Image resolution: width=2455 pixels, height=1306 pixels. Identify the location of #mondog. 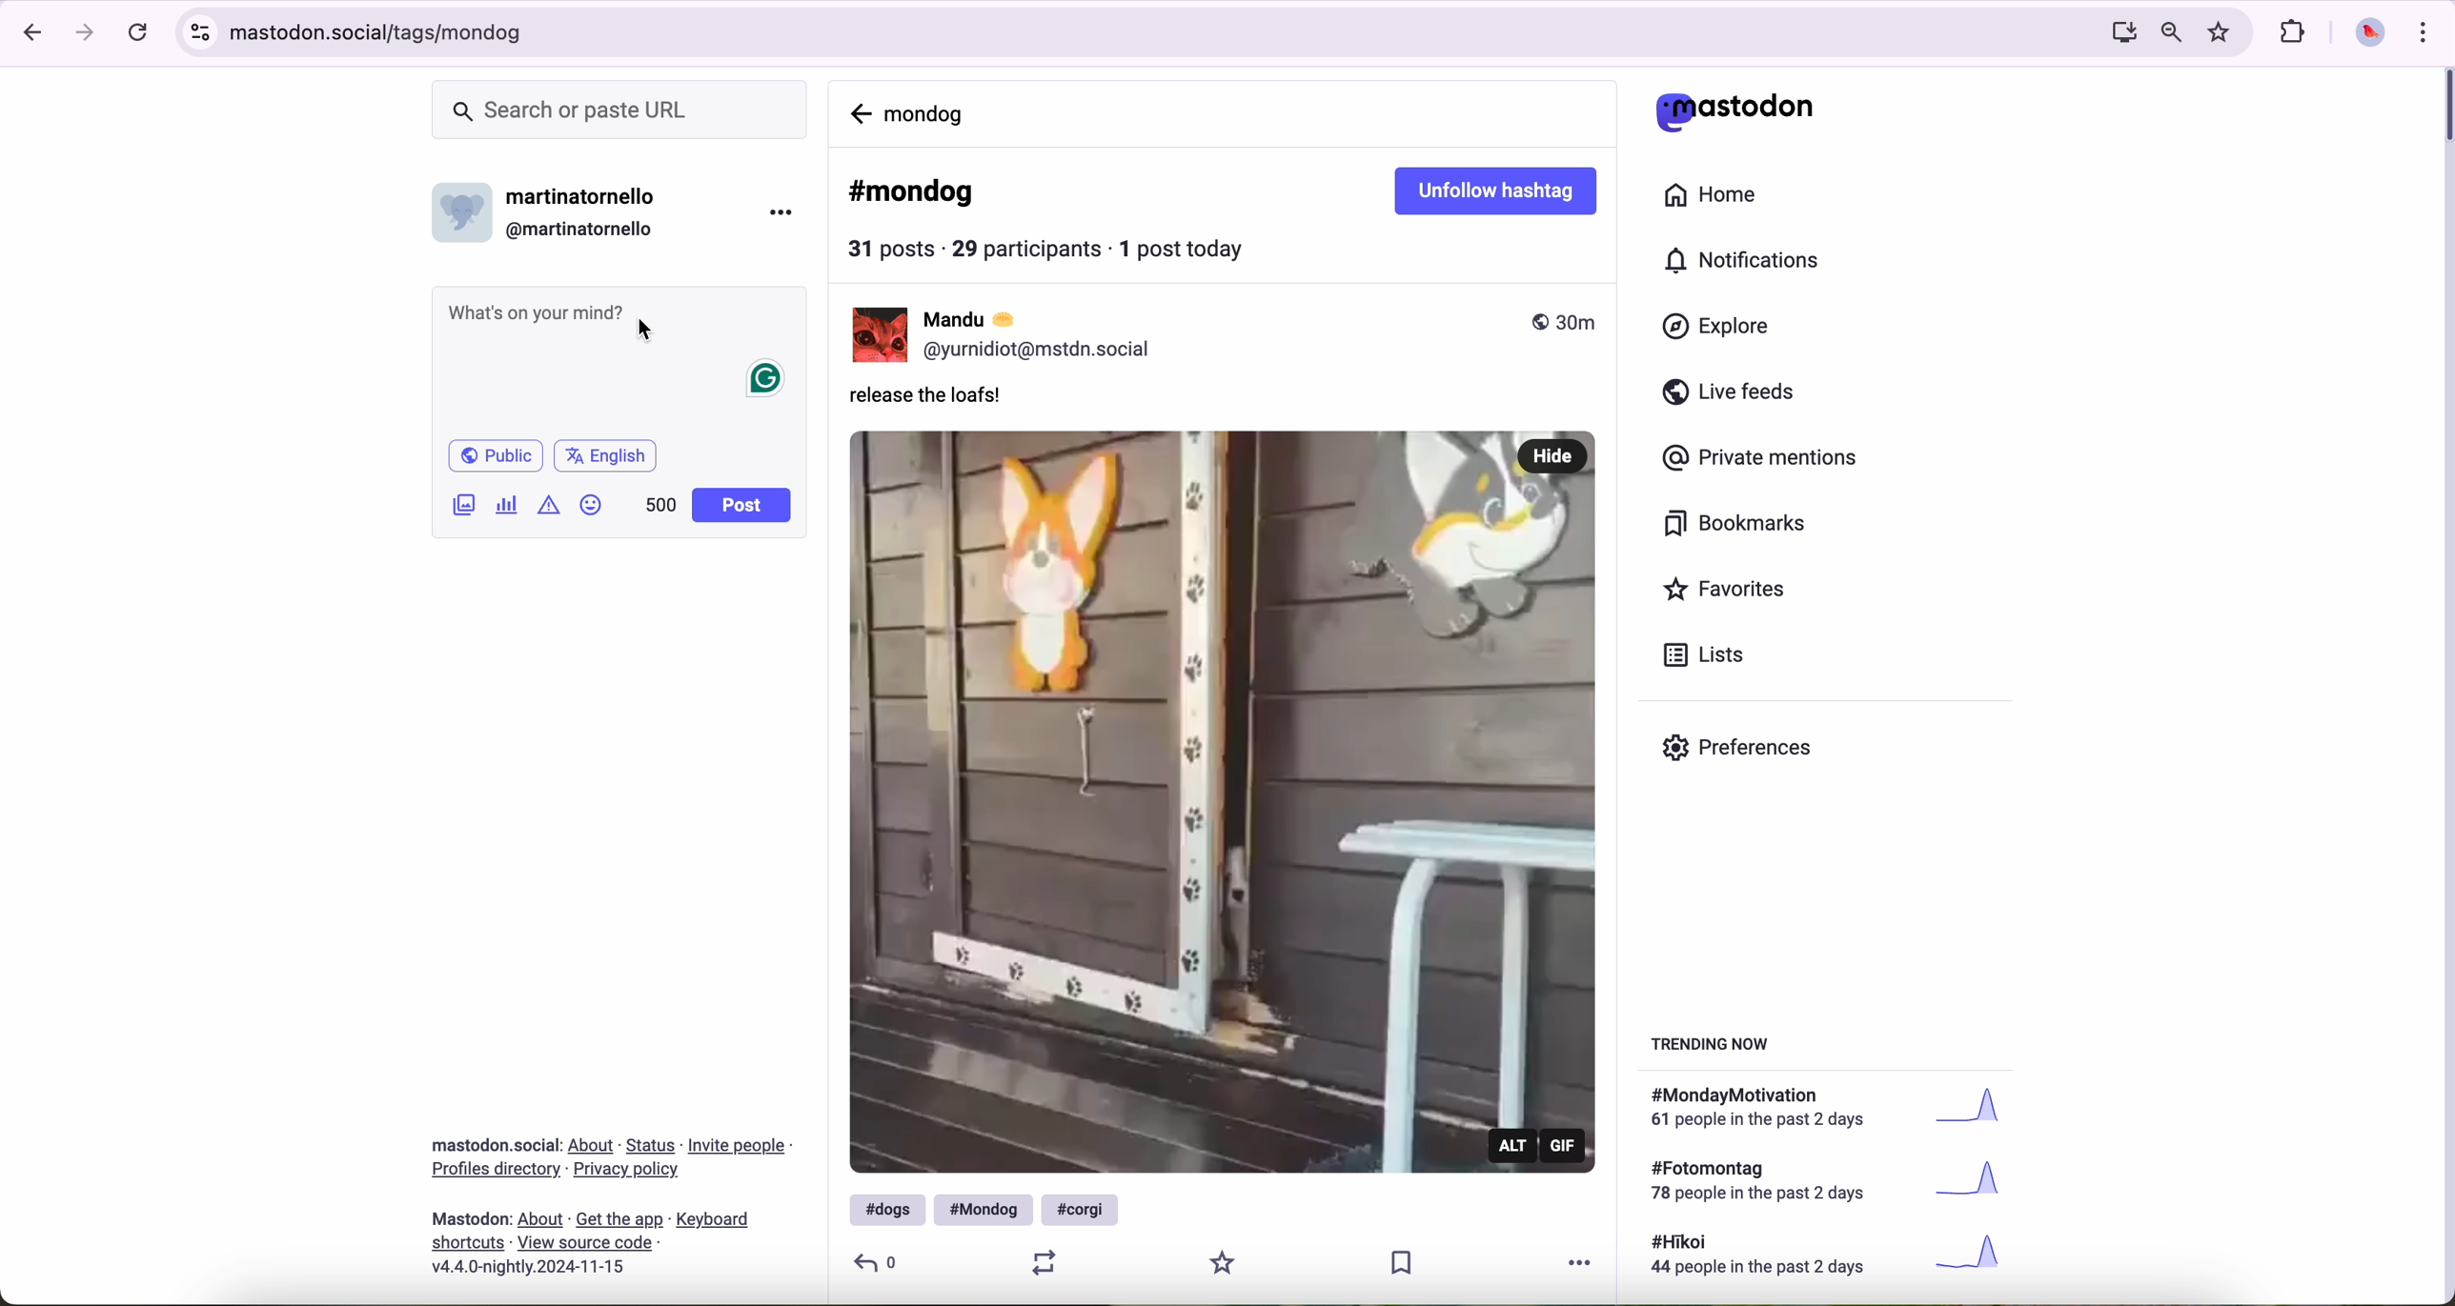
(913, 193).